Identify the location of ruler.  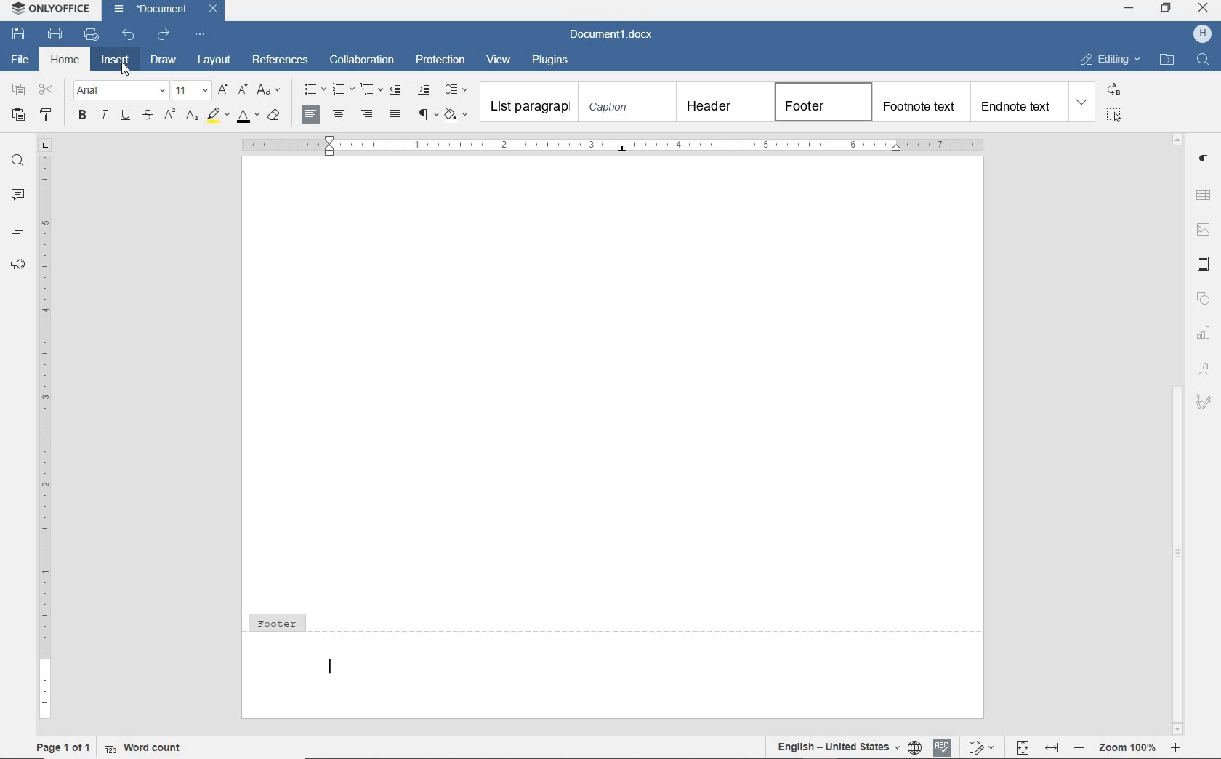
(611, 145).